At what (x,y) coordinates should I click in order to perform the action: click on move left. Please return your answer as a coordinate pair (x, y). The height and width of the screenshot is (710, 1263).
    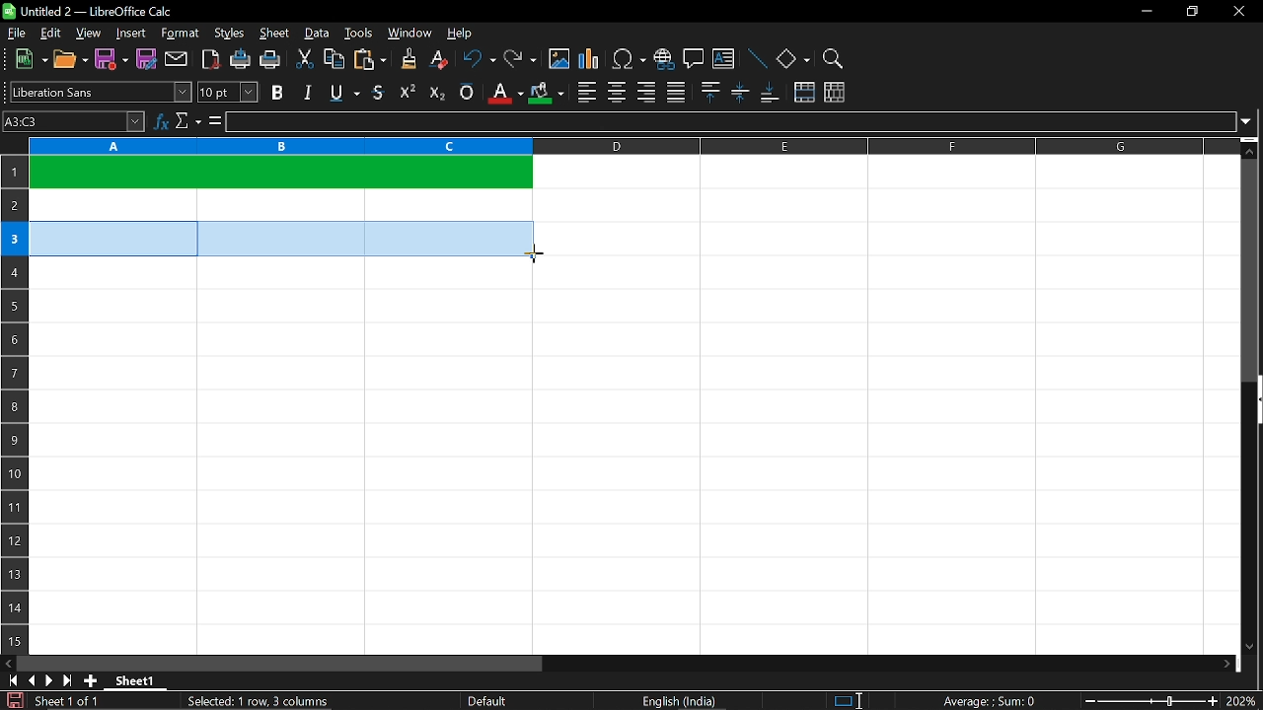
    Looking at the image, I should click on (8, 664).